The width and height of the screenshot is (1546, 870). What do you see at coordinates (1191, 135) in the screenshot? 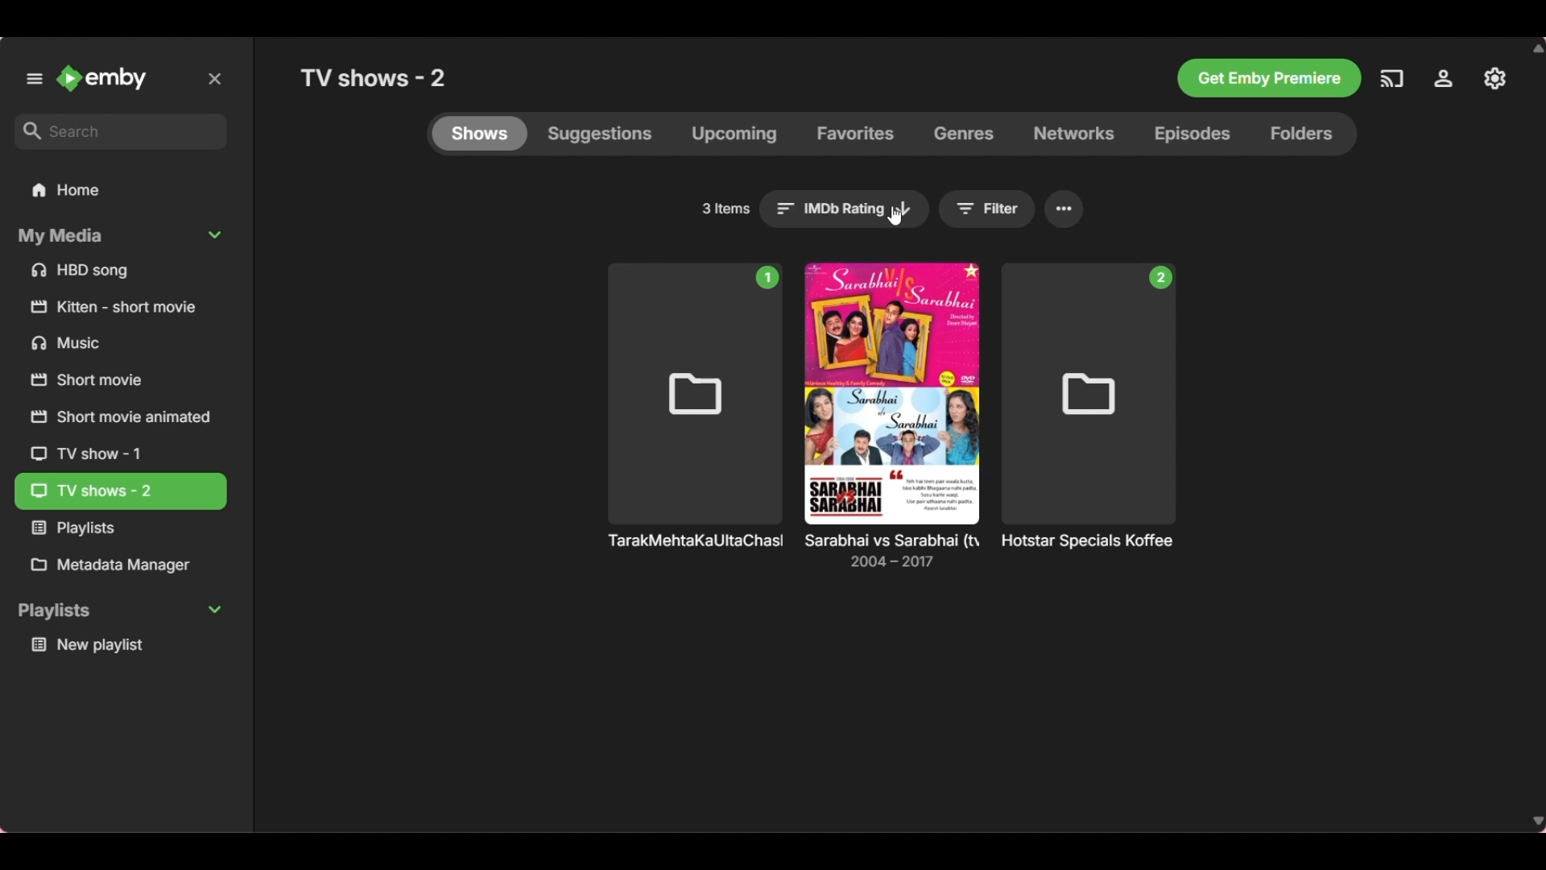
I see `Episodes` at bounding box center [1191, 135].